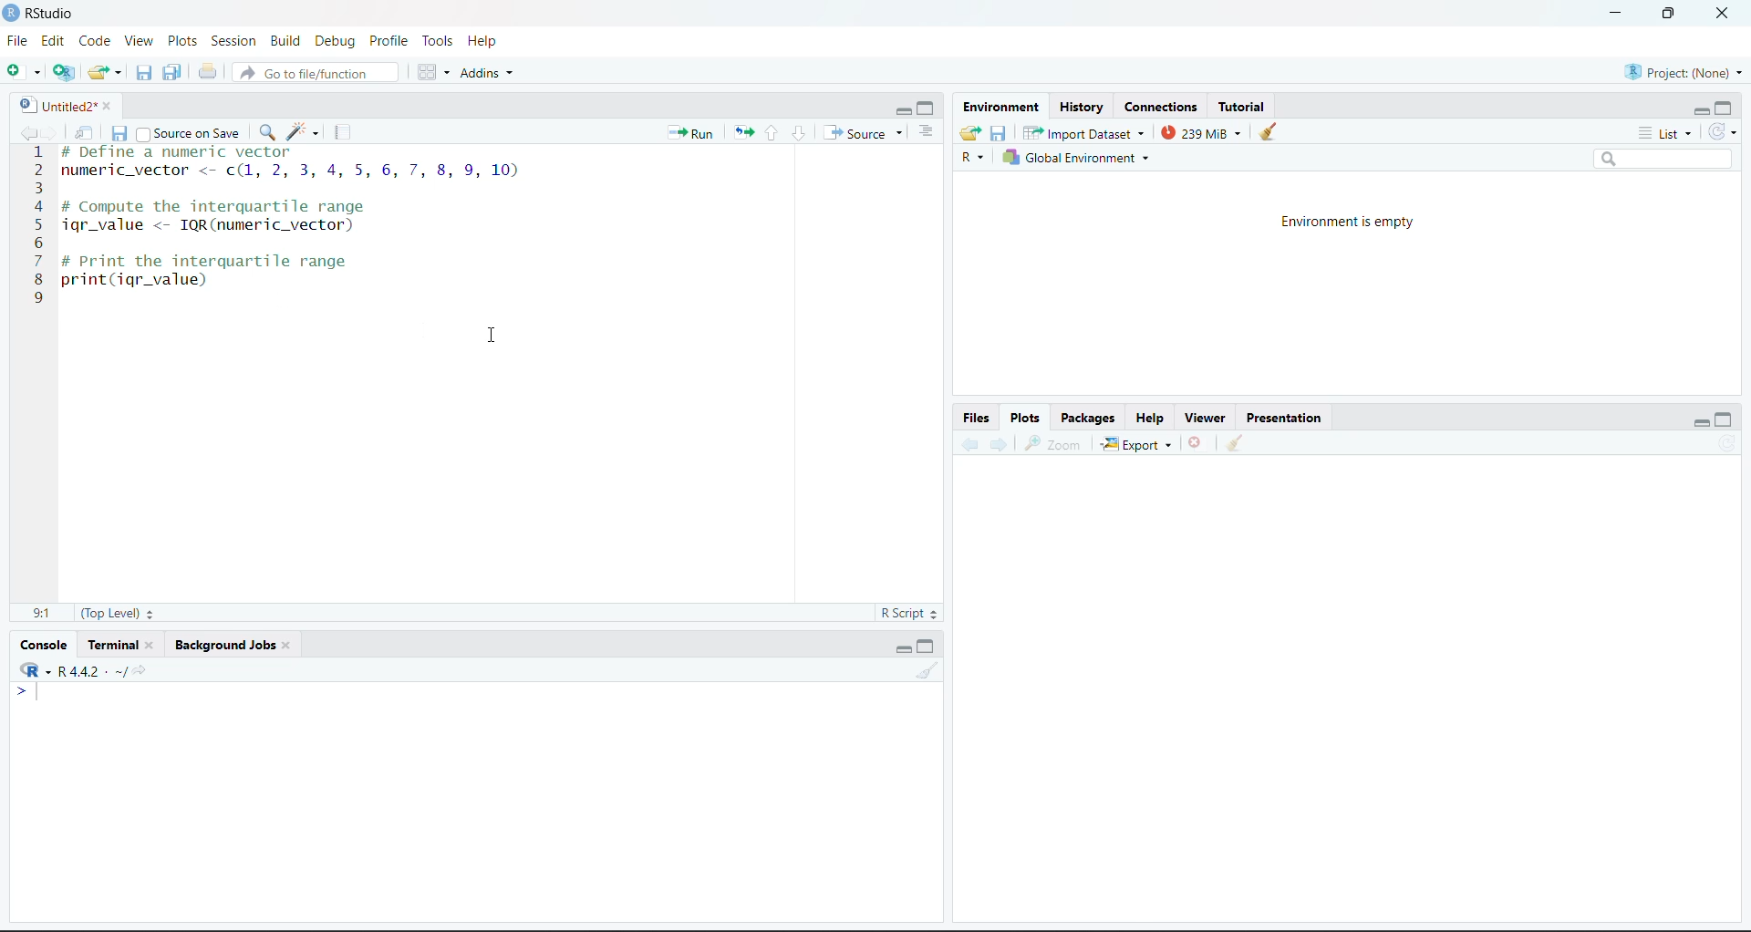 The width and height of the screenshot is (1751, 932). What do you see at coordinates (57, 41) in the screenshot?
I see `Edit` at bounding box center [57, 41].